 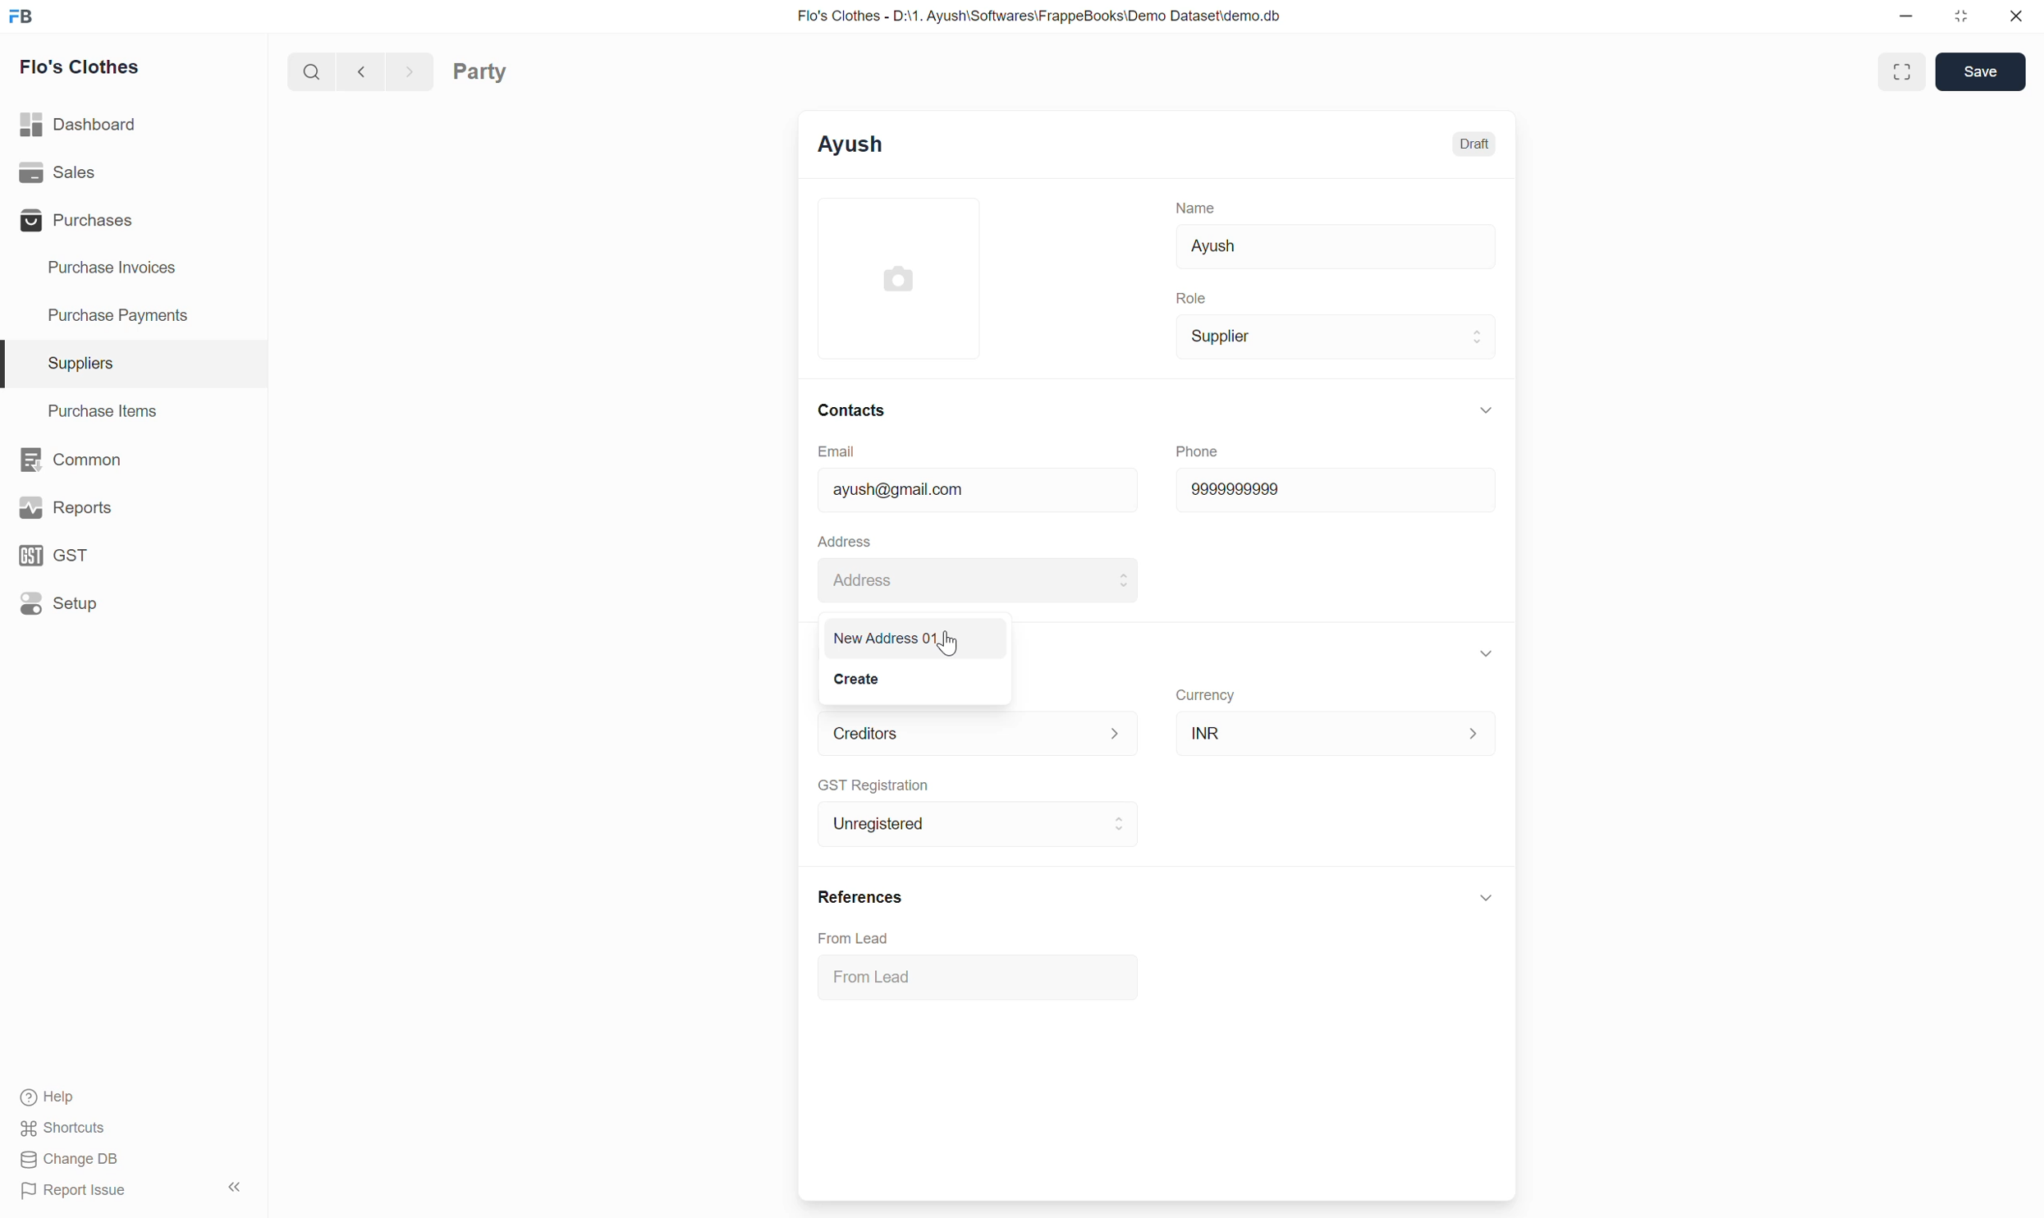 I want to click on Purchase Payments, so click(x=134, y=316).